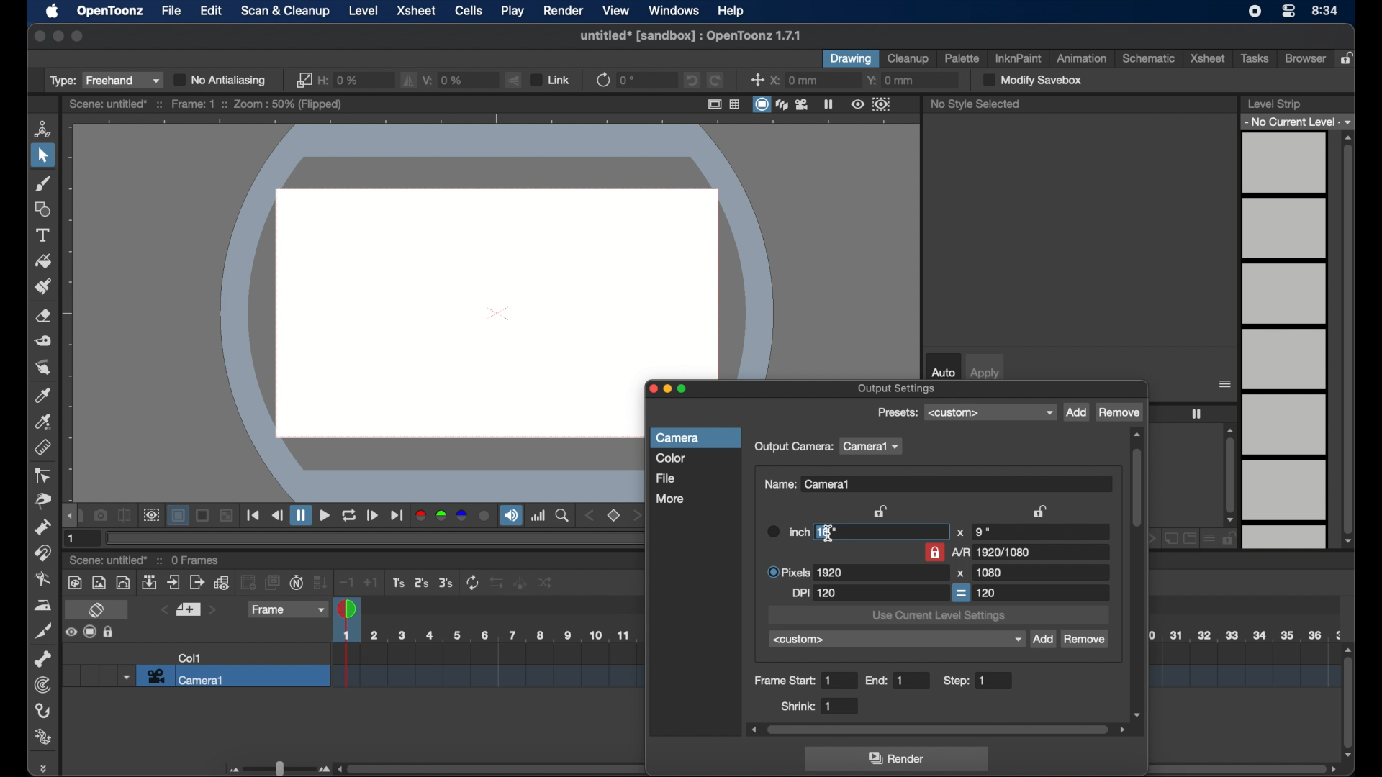  I want to click on , so click(204, 516).